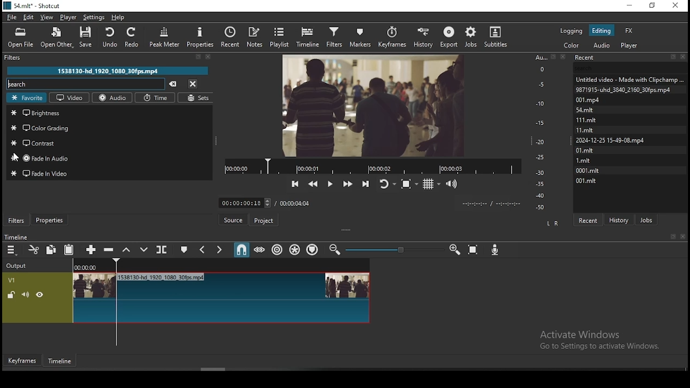  What do you see at coordinates (335, 250) in the screenshot?
I see `zoom timeline in` at bounding box center [335, 250].